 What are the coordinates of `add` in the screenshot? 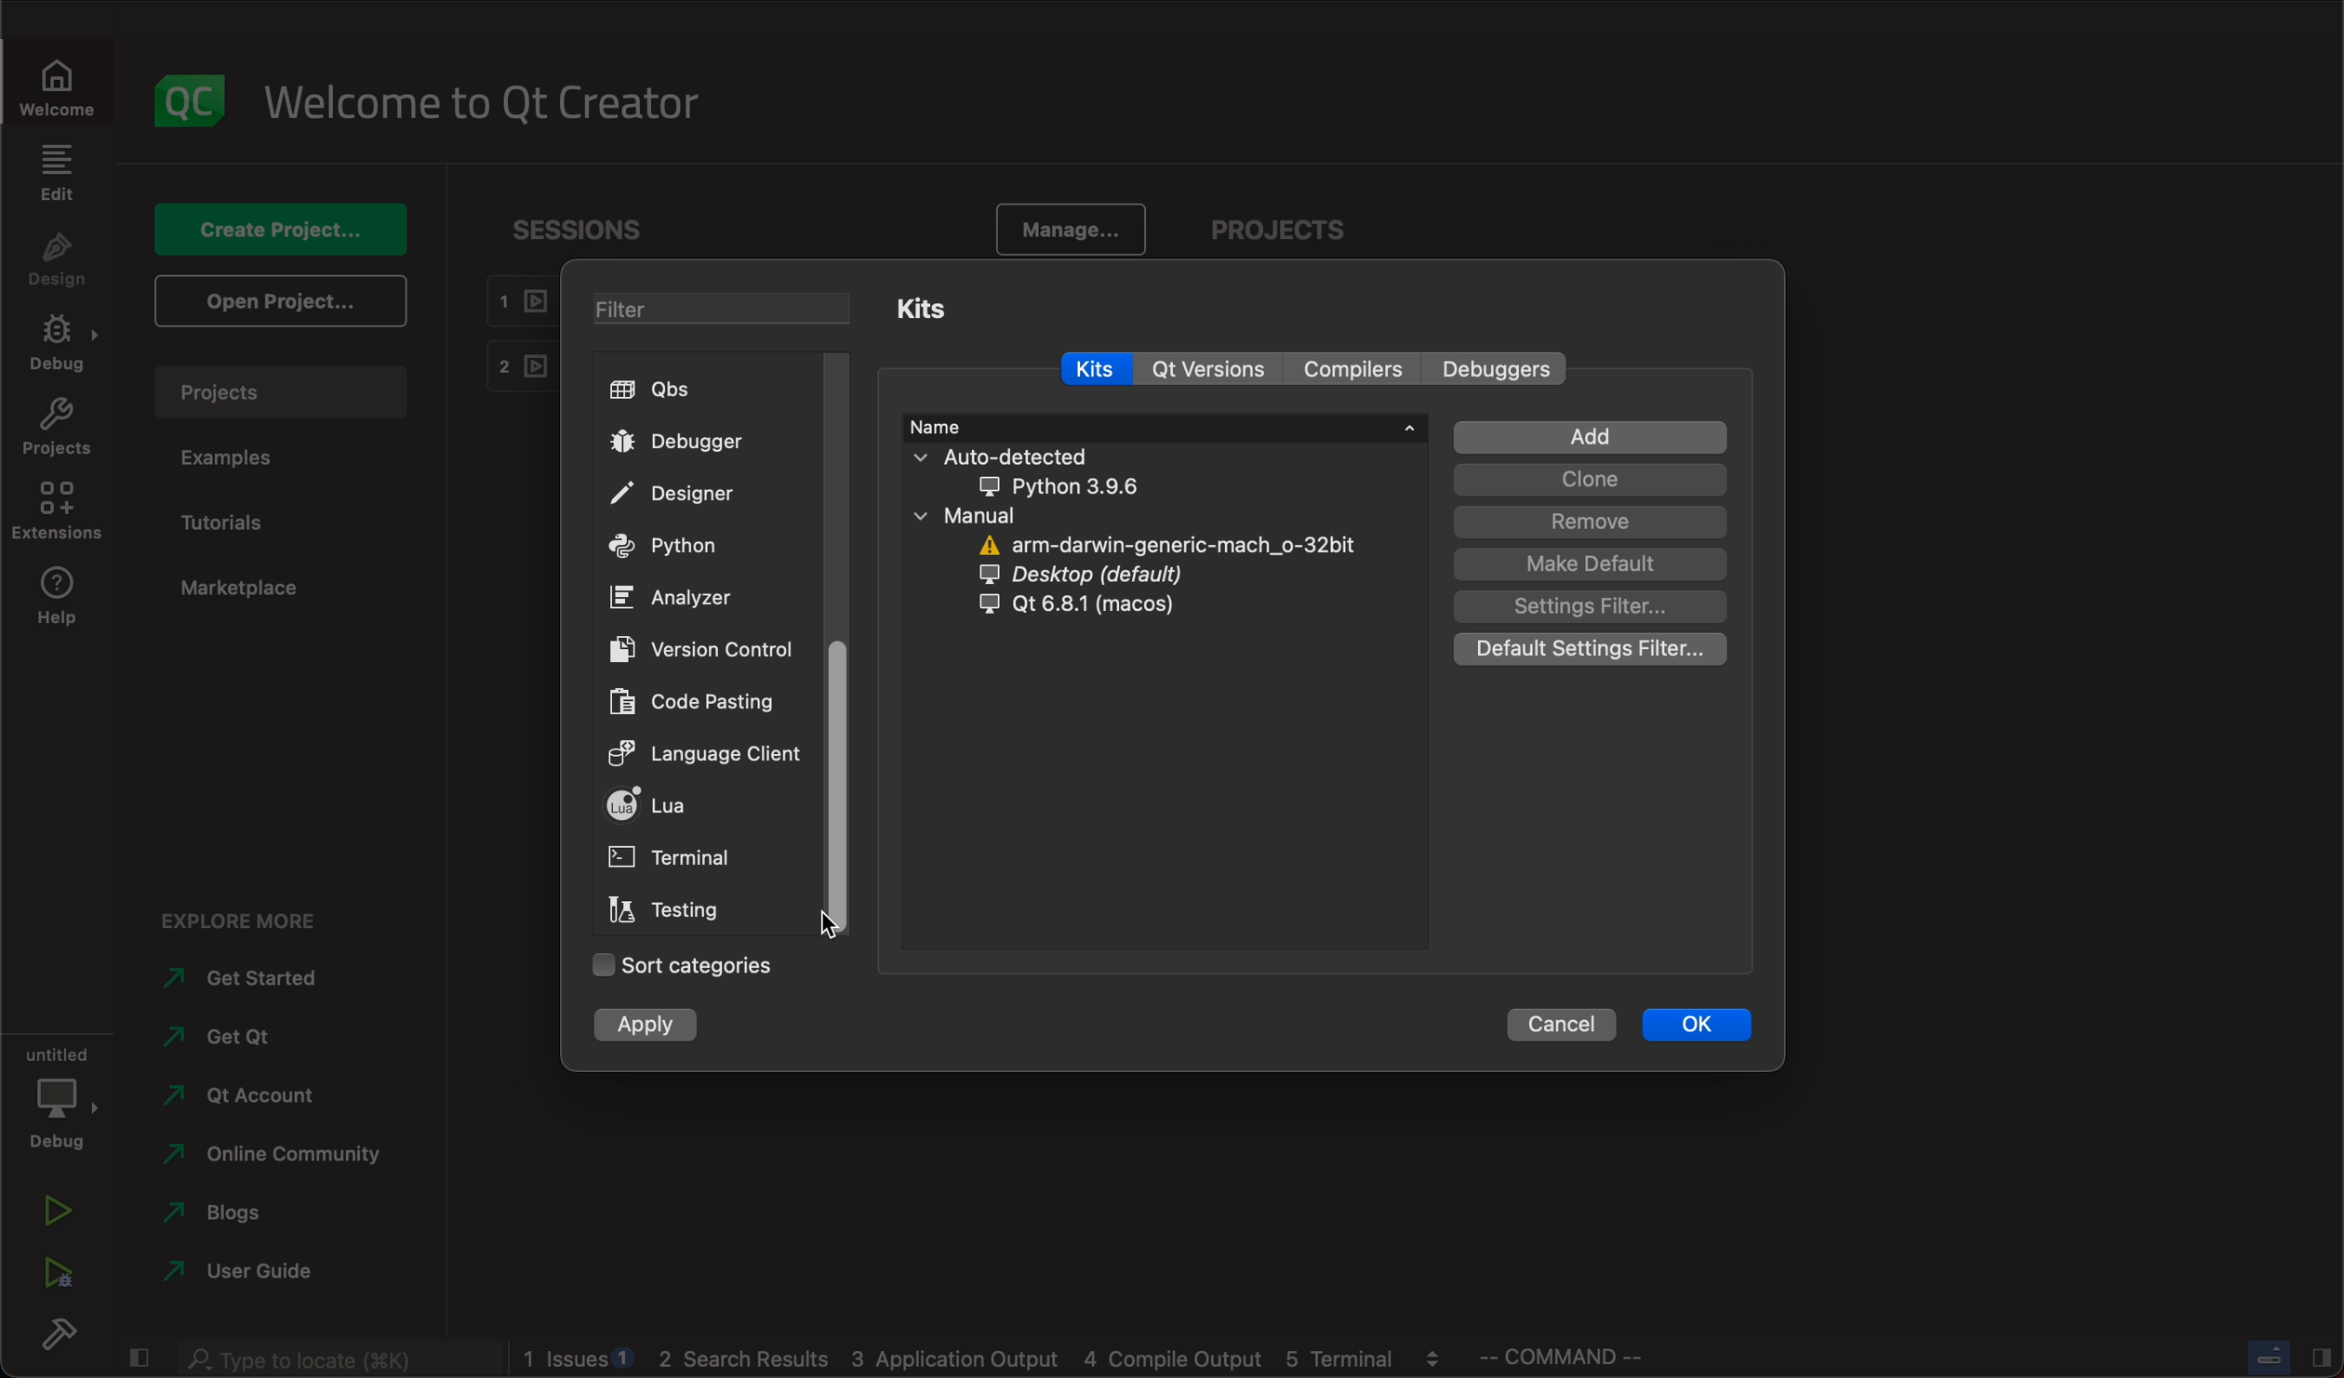 It's located at (1578, 436).